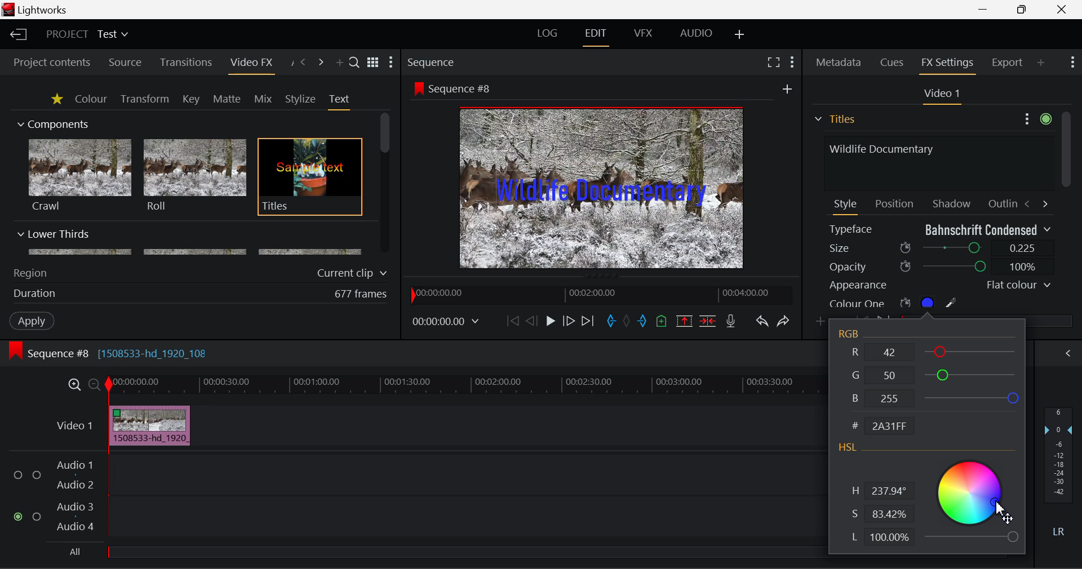 The width and height of the screenshot is (1082, 569). I want to click on AUDIO Layout, so click(695, 34).